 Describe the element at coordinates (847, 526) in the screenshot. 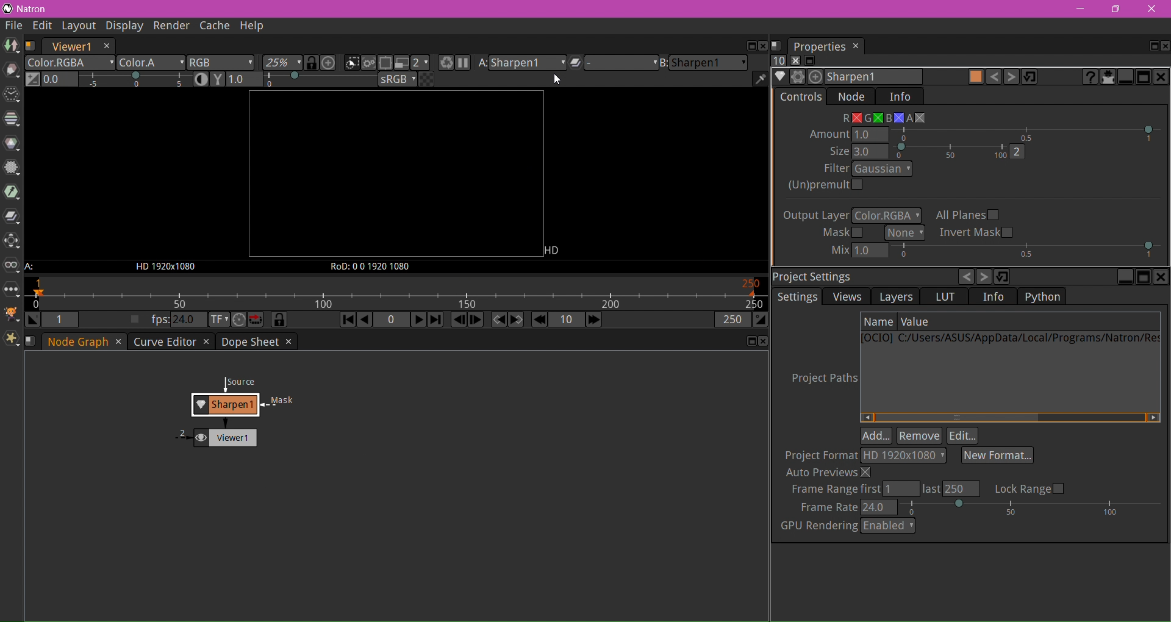

I see `GPU Rendering Enabled` at that location.